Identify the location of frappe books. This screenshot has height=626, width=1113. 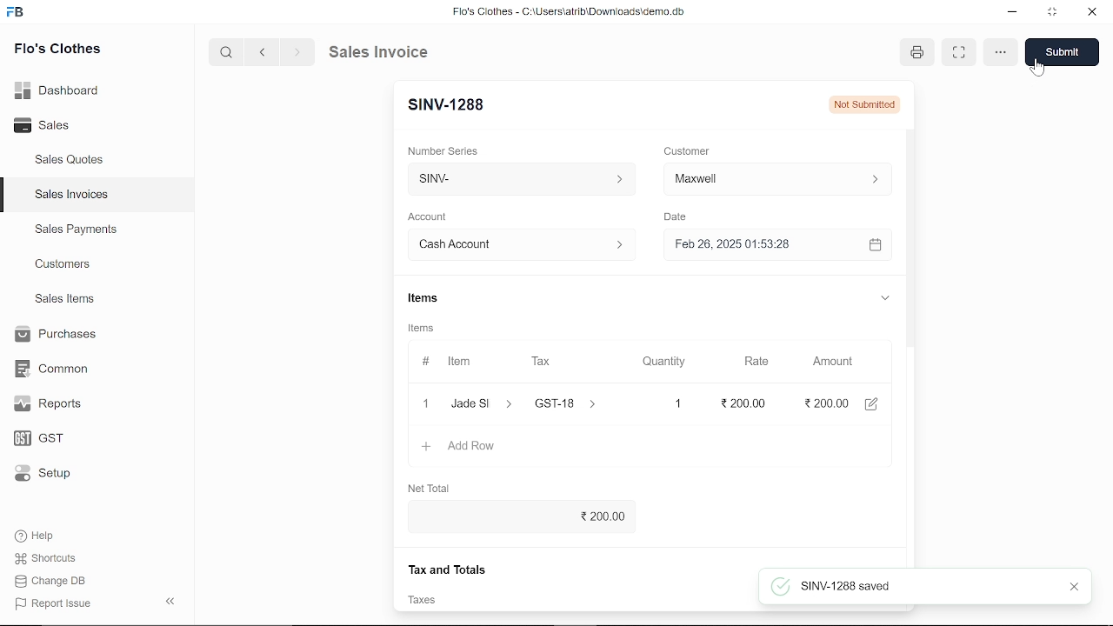
(16, 14).